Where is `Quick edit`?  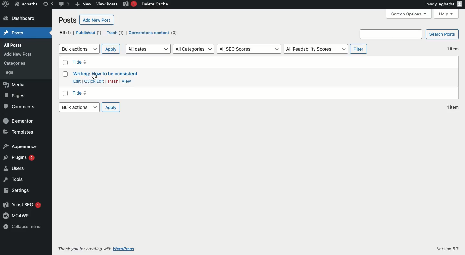
Quick edit is located at coordinates (95, 81).